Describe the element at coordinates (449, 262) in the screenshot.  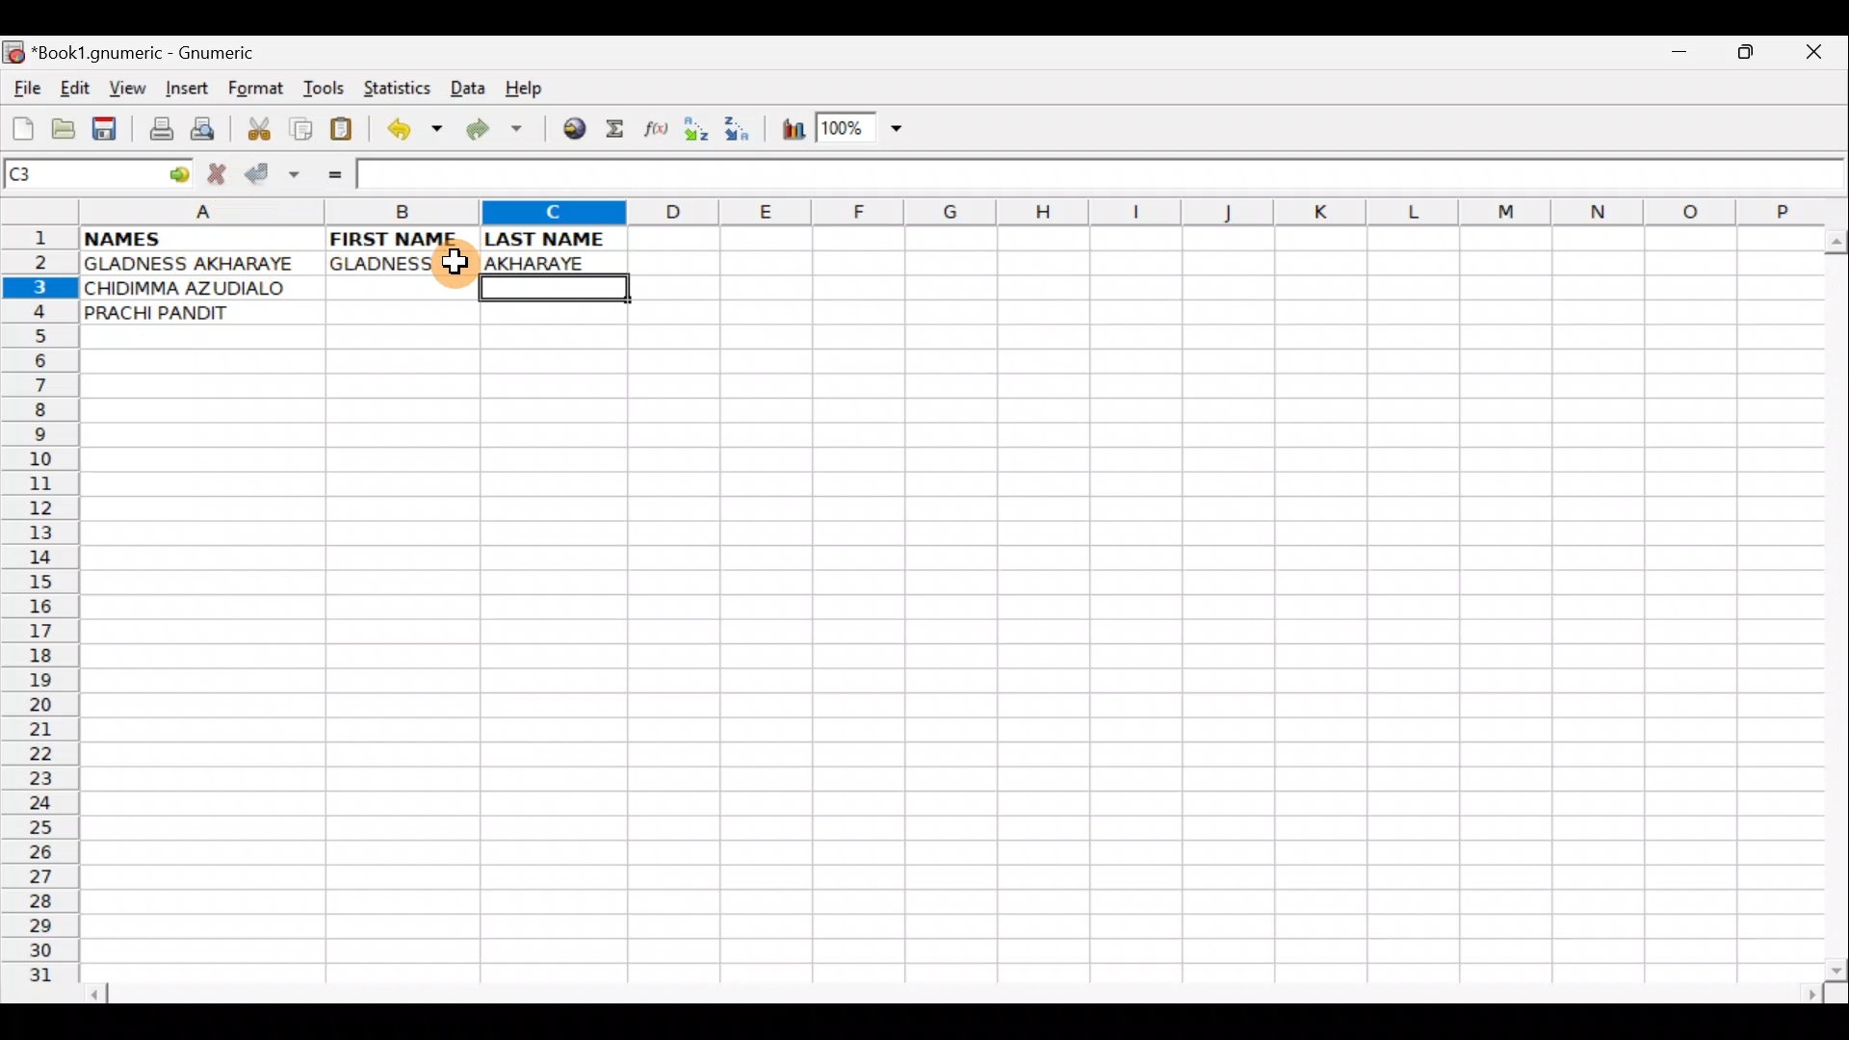
I see `Cursor on cell B2` at that location.